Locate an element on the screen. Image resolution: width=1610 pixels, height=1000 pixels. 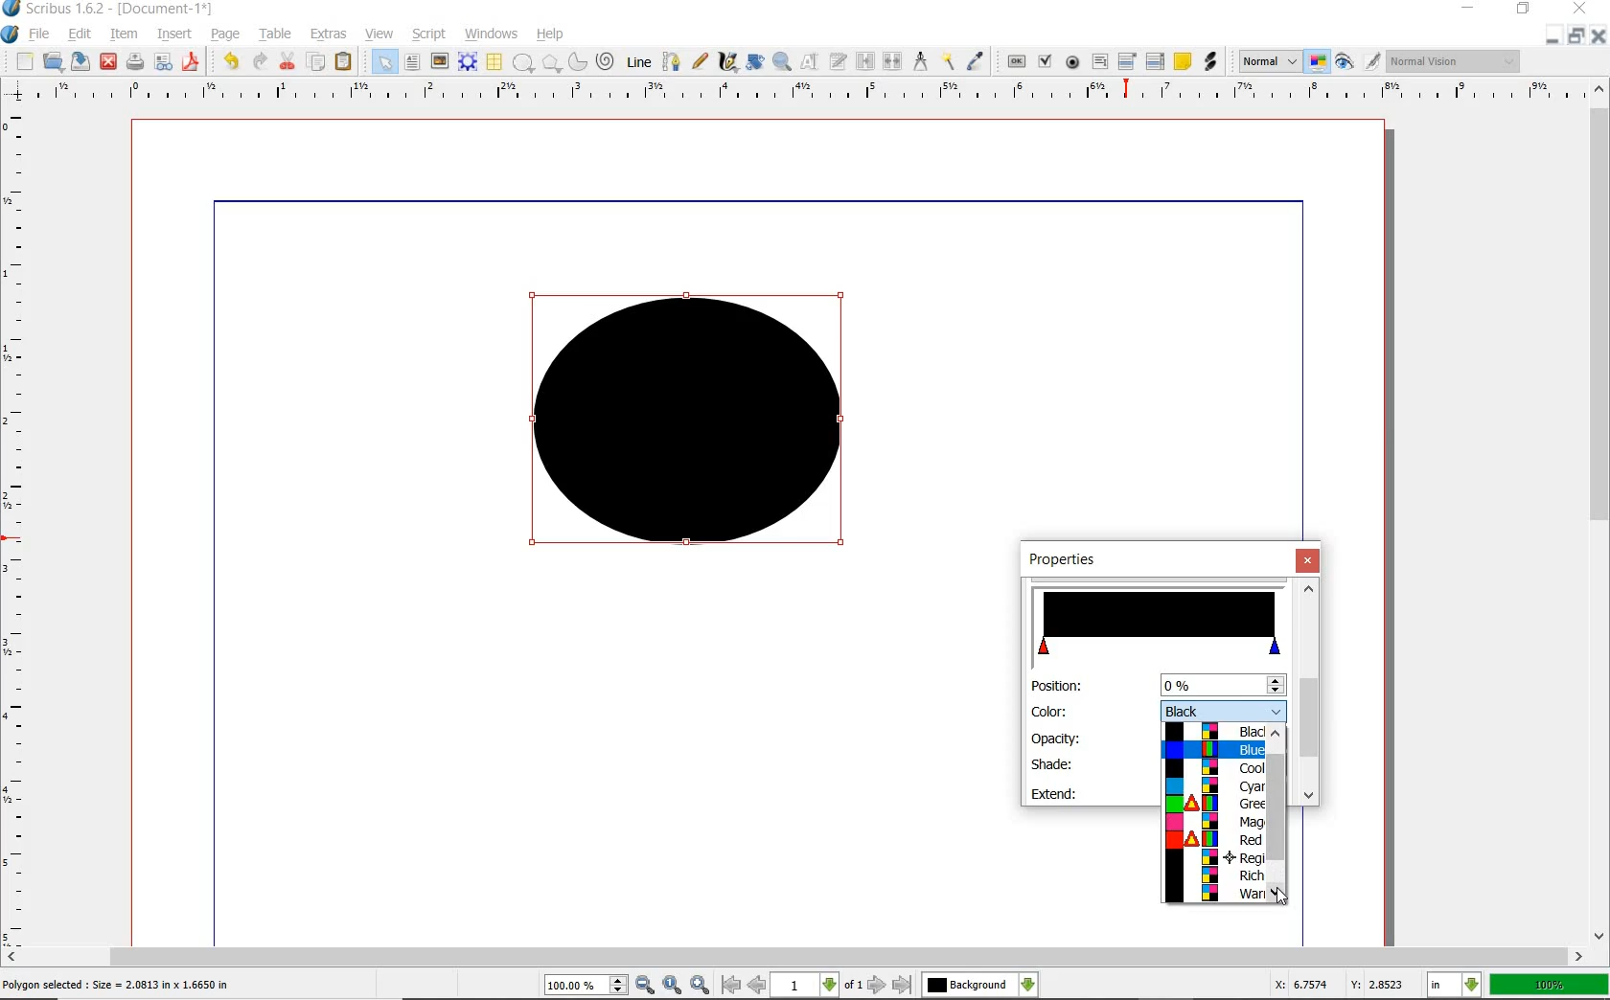
extend is located at coordinates (1056, 793).